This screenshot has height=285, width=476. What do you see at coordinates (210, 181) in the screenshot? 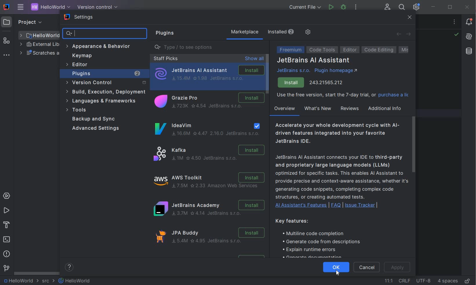
I see `Aws Toolkit Installation` at bounding box center [210, 181].